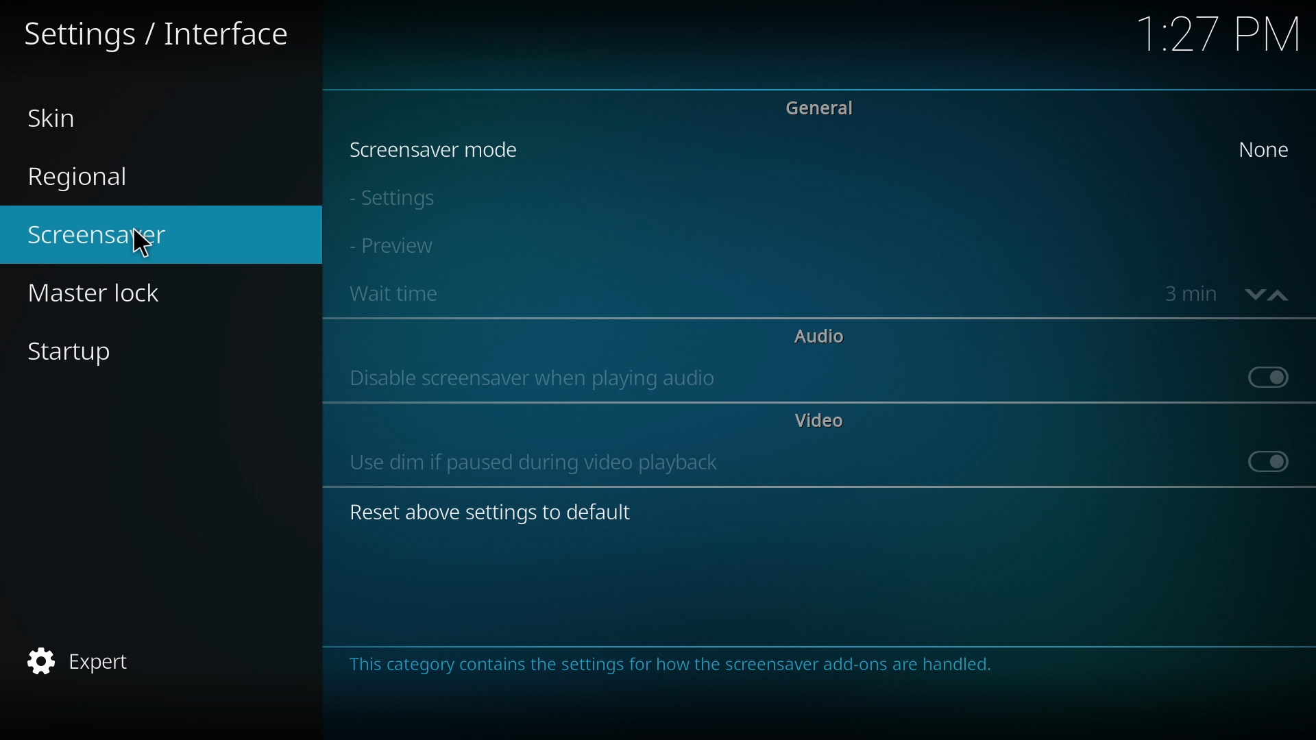  I want to click on off, so click(1269, 460).